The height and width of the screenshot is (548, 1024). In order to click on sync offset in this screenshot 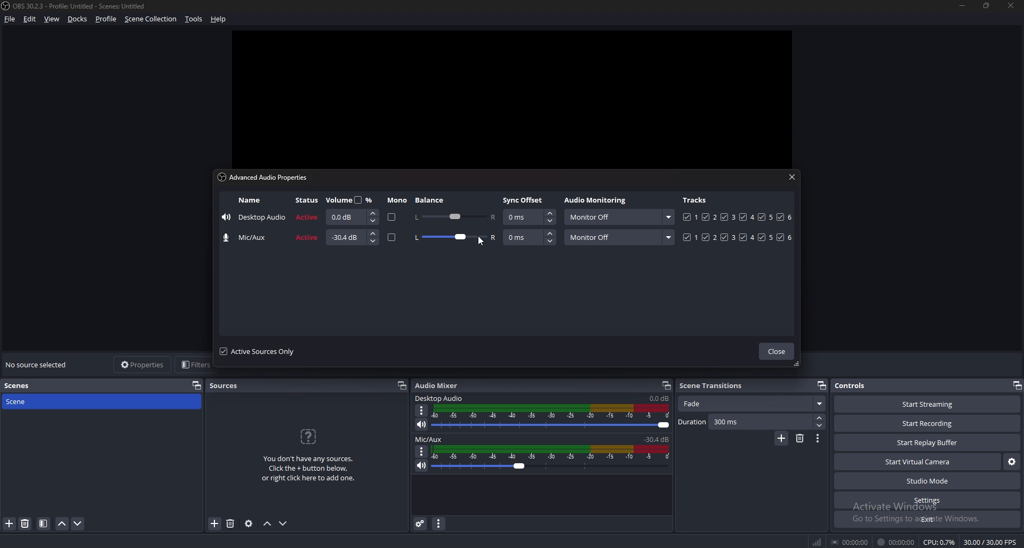, I will do `click(530, 217)`.